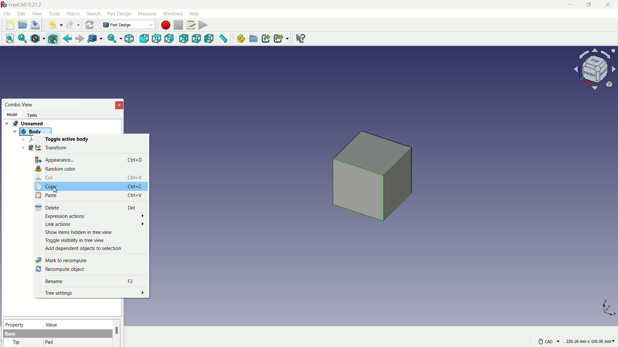 Image resolution: width=618 pixels, height=347 pixels. What do you see at coordinates (68, 39) in the screenshot?
I see `go back` at bounding box center [68, 39].